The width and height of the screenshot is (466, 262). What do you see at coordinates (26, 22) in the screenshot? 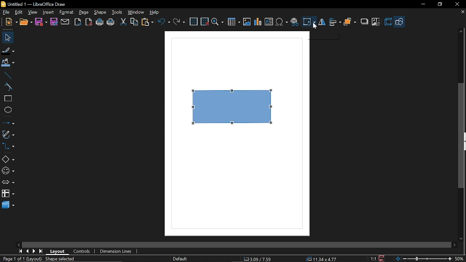
I see `Open` at bounding box center [26, 22].